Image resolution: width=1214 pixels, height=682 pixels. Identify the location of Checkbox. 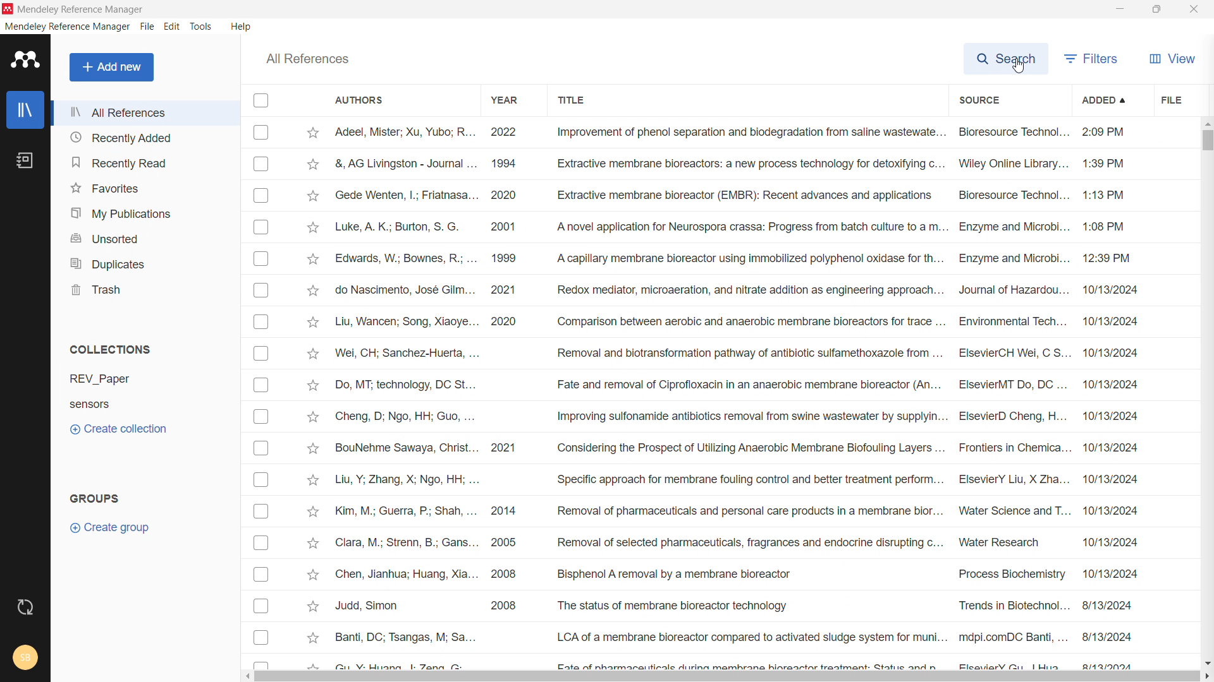
(262, 133).